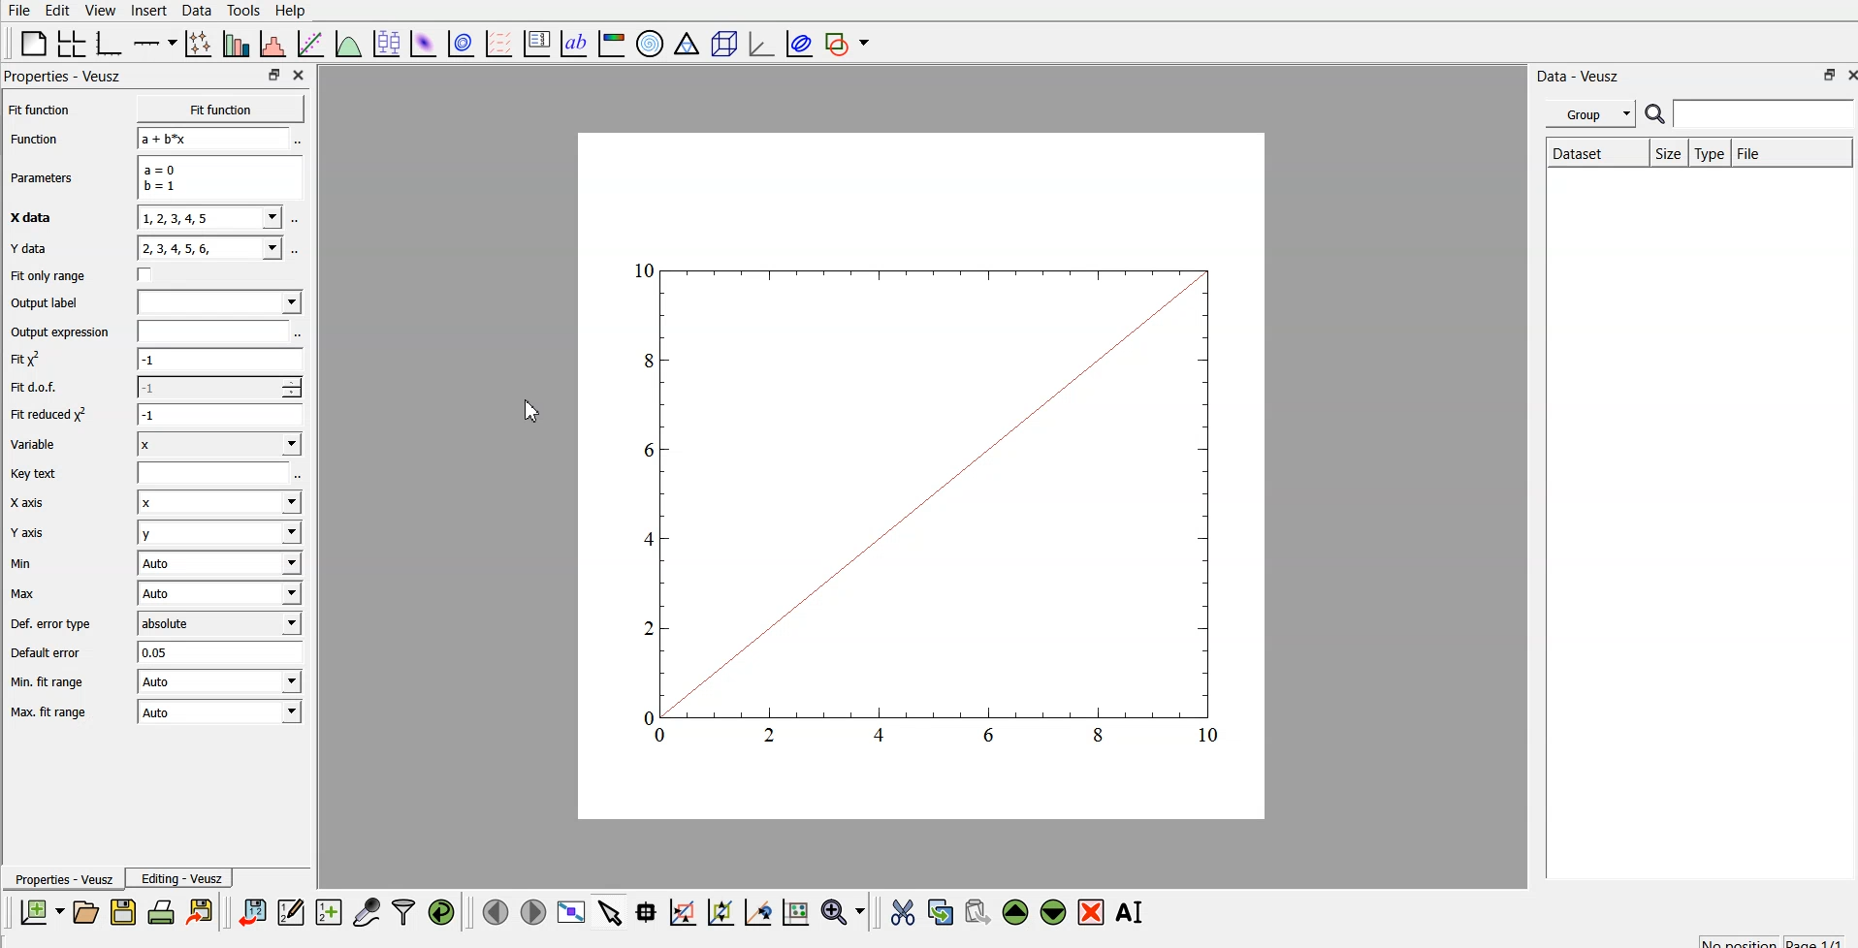 The image size is (1858, 948). Describe the element at coordinates (220, 301) in the screenshot. I see `input label` at that location.